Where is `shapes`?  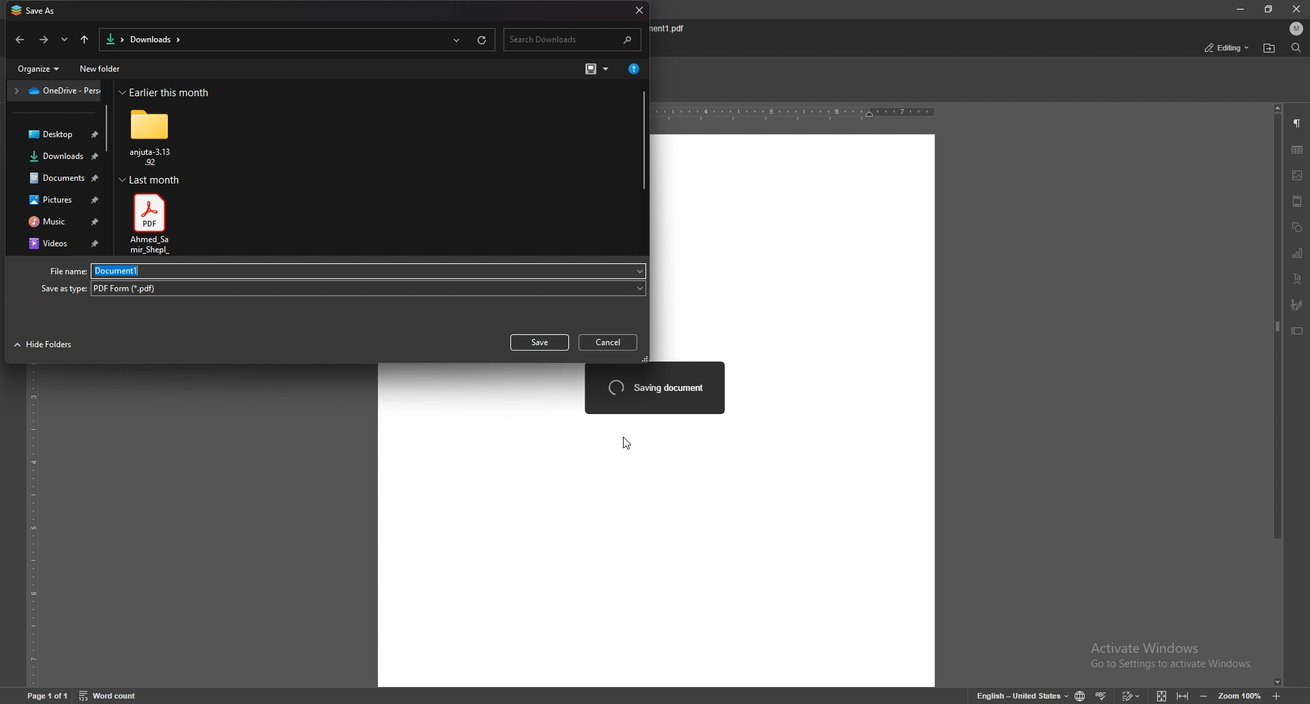 shapes is located at coordinates (1297, 227).